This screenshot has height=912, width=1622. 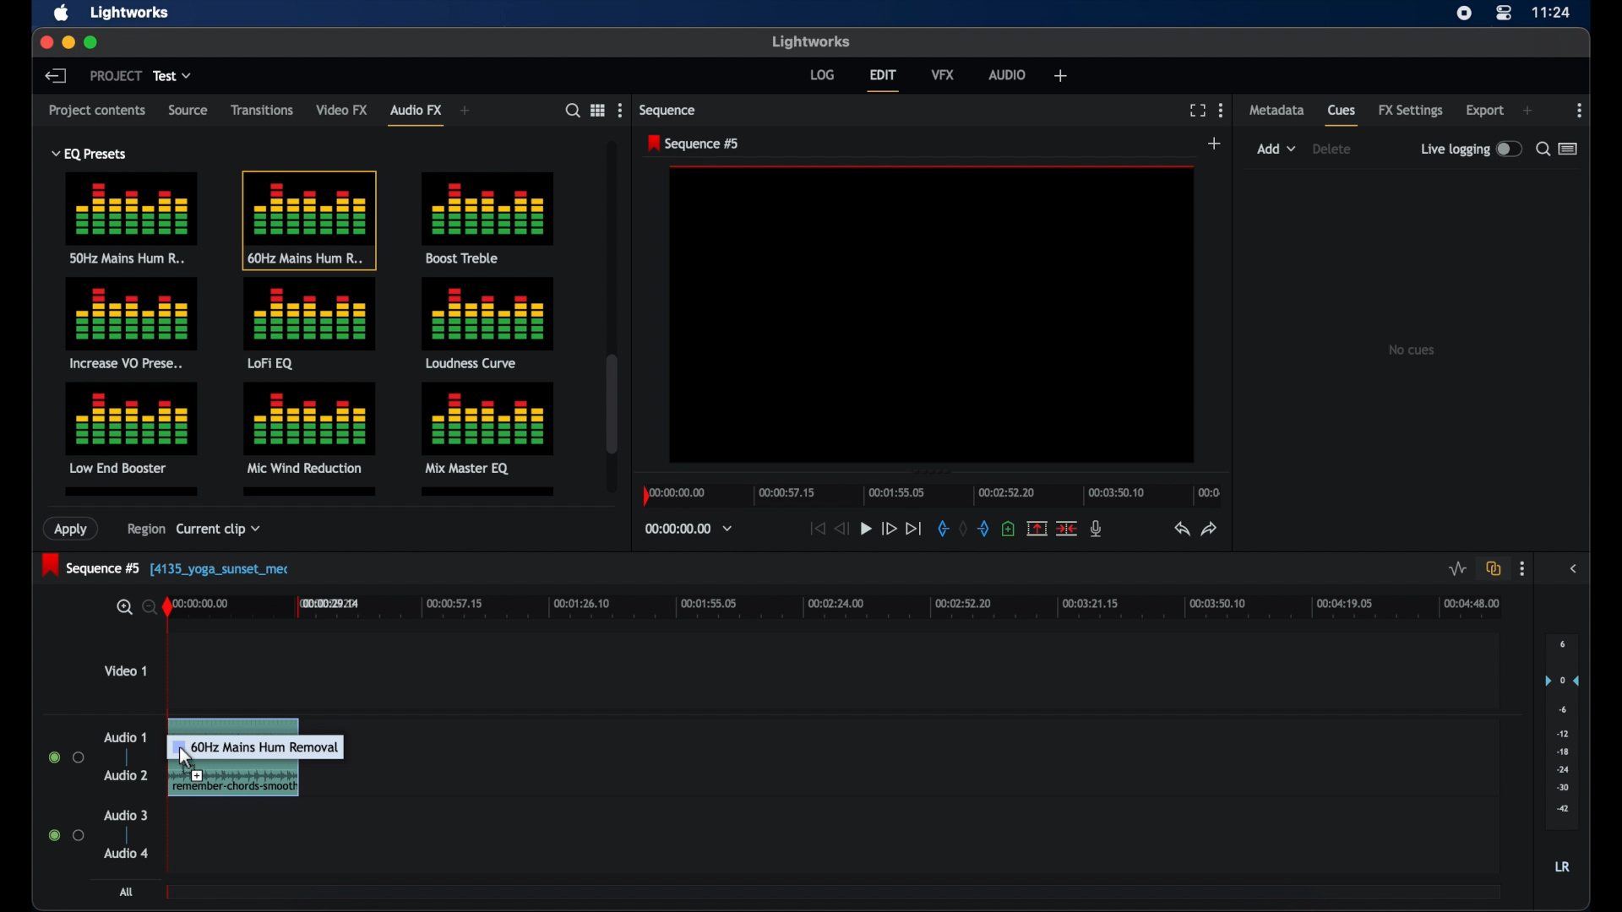 What do you see at coordinates (1494, 568) in the screenshot?
I see `toggle auto track sync` at bounding box center [1494, 568].